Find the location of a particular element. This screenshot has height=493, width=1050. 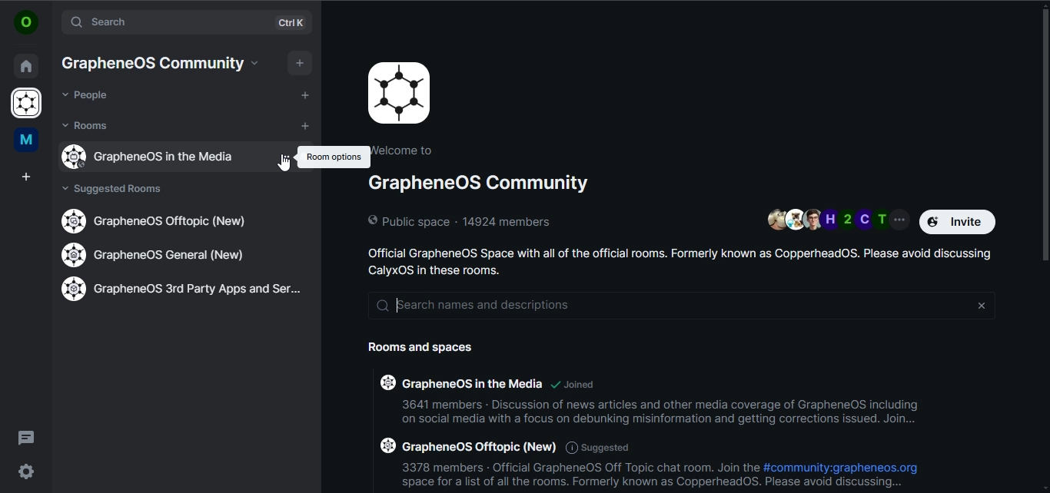

#community:grapheneoss.org is located at coordinates (845, 467).